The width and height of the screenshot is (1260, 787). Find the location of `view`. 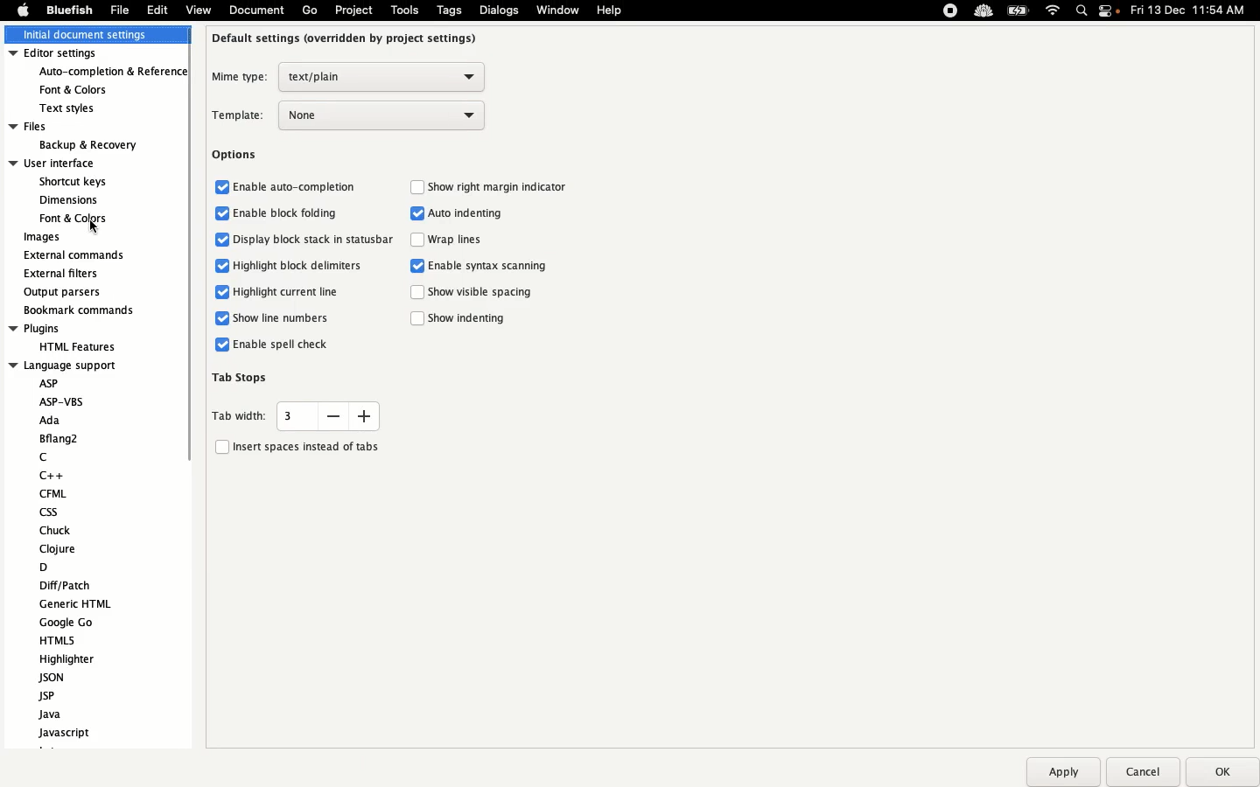

view is located at coordinates (198, 13).